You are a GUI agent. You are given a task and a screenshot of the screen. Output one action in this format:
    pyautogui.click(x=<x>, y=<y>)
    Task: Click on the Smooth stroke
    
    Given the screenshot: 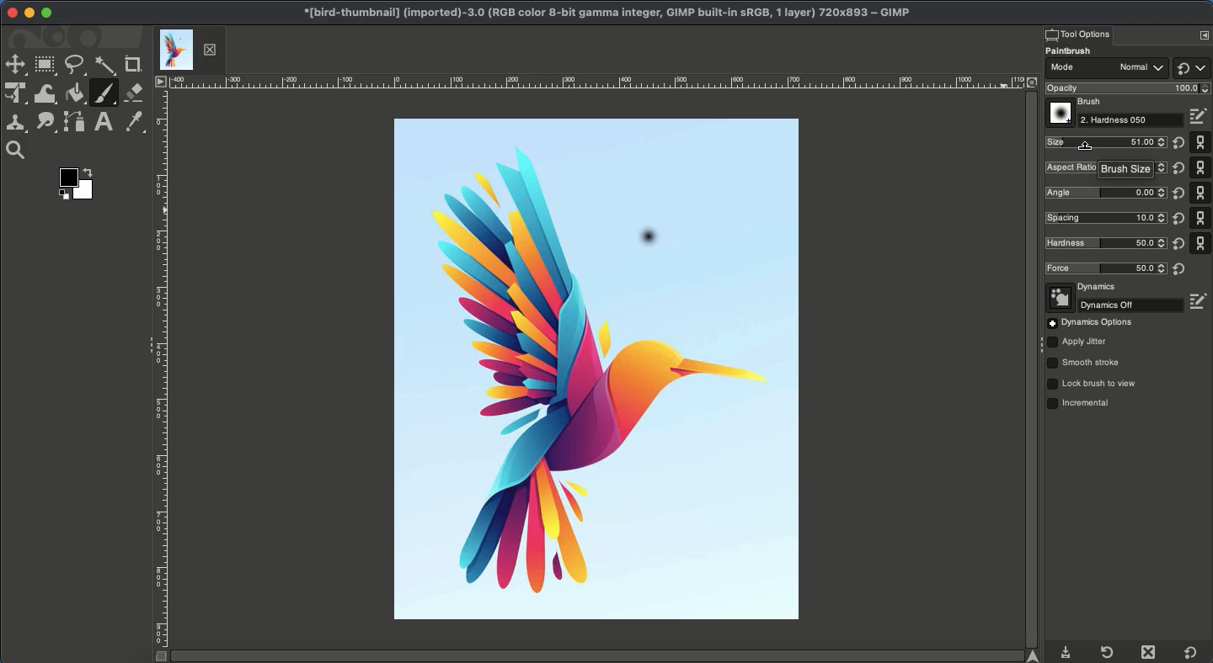 What is the action you would take?
    pyautogui.click(x=1084, y=363)
    